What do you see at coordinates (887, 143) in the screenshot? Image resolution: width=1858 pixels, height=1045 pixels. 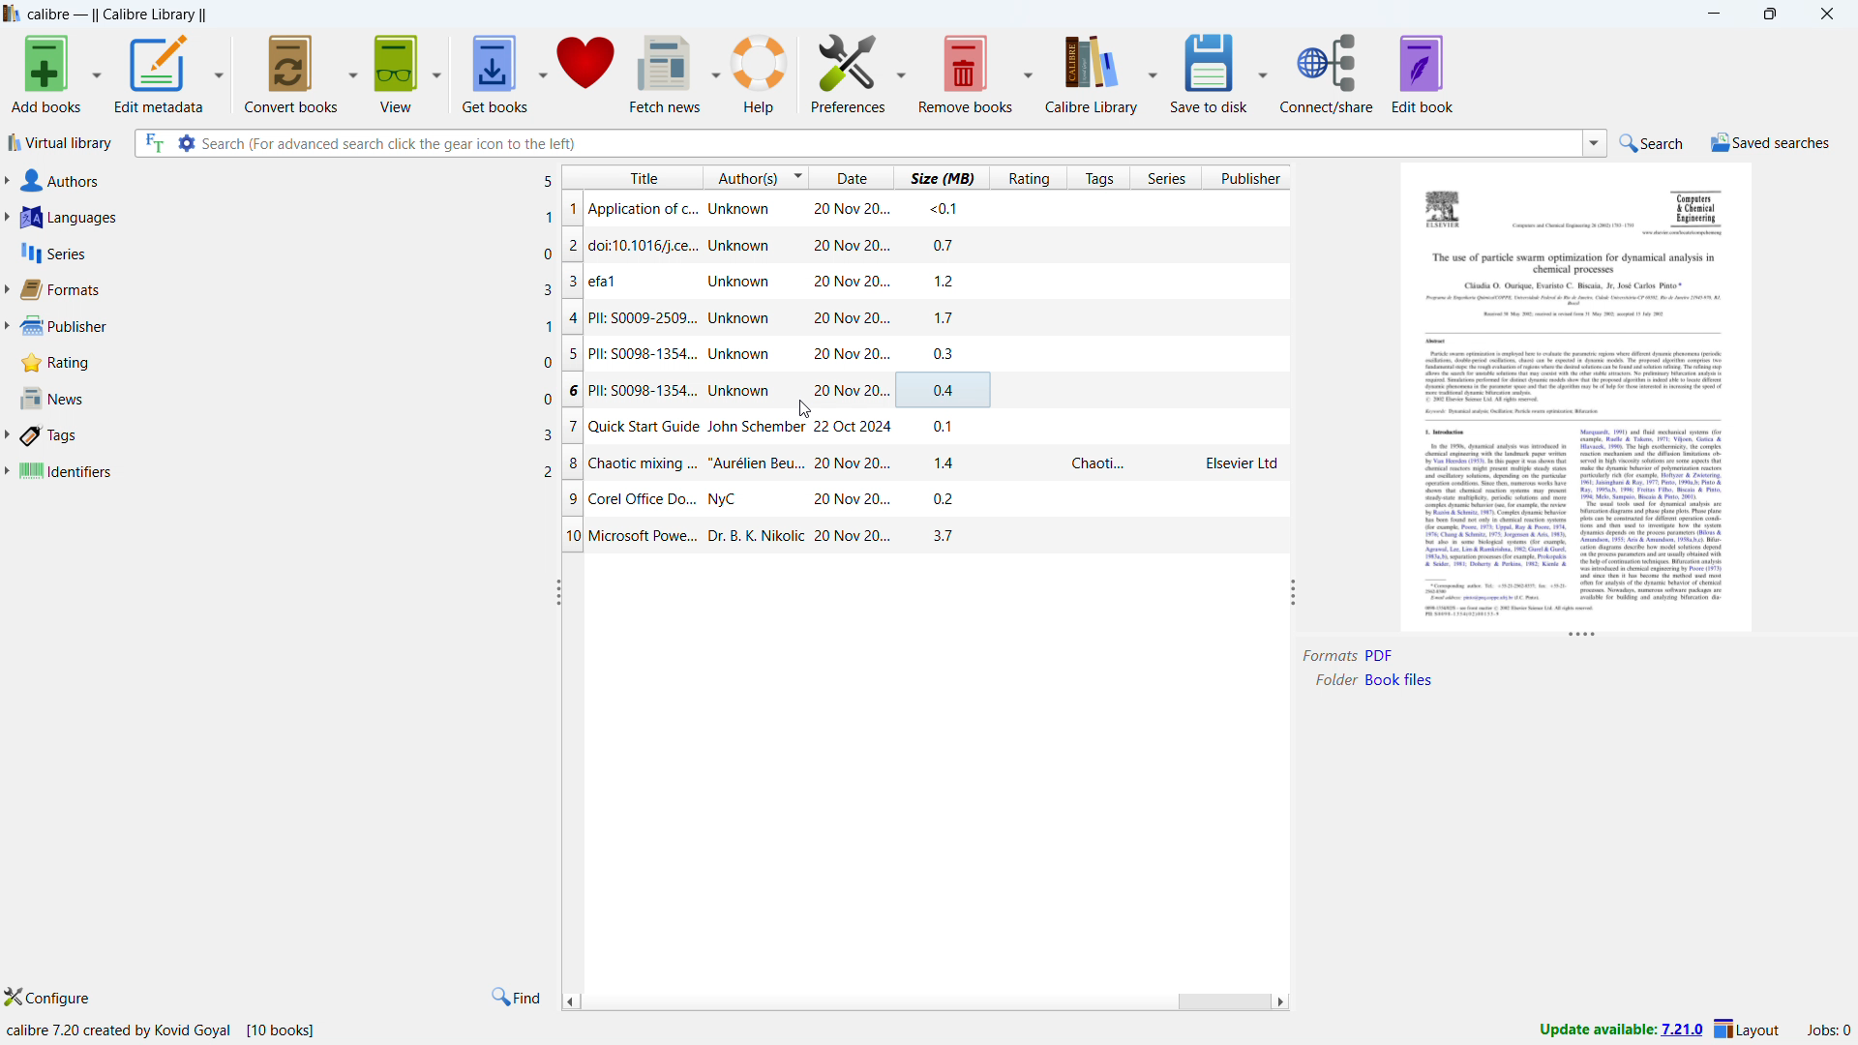 I see `enter search string` at bounding box center [887, 143].